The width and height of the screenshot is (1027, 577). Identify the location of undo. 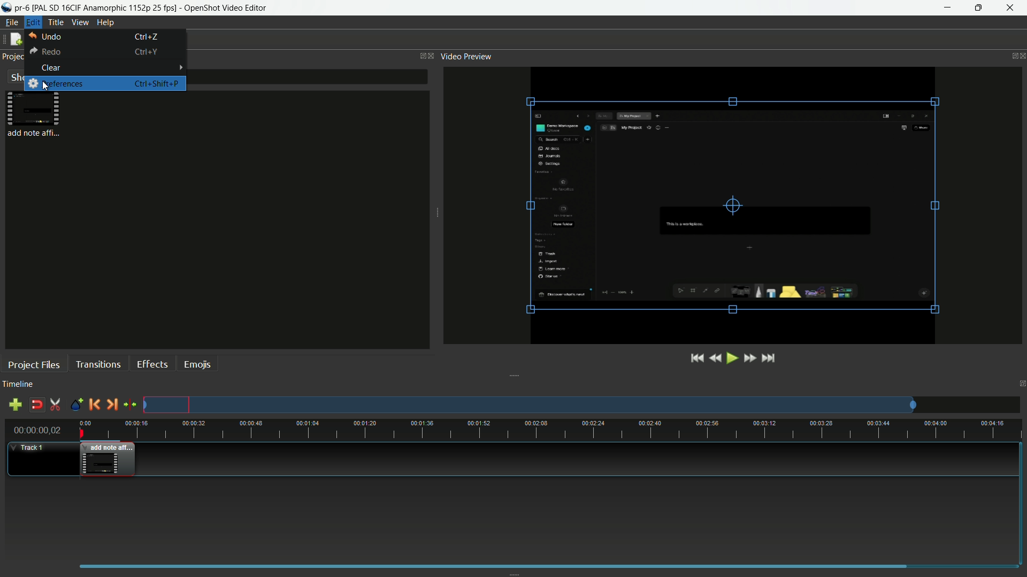
(46, 37).